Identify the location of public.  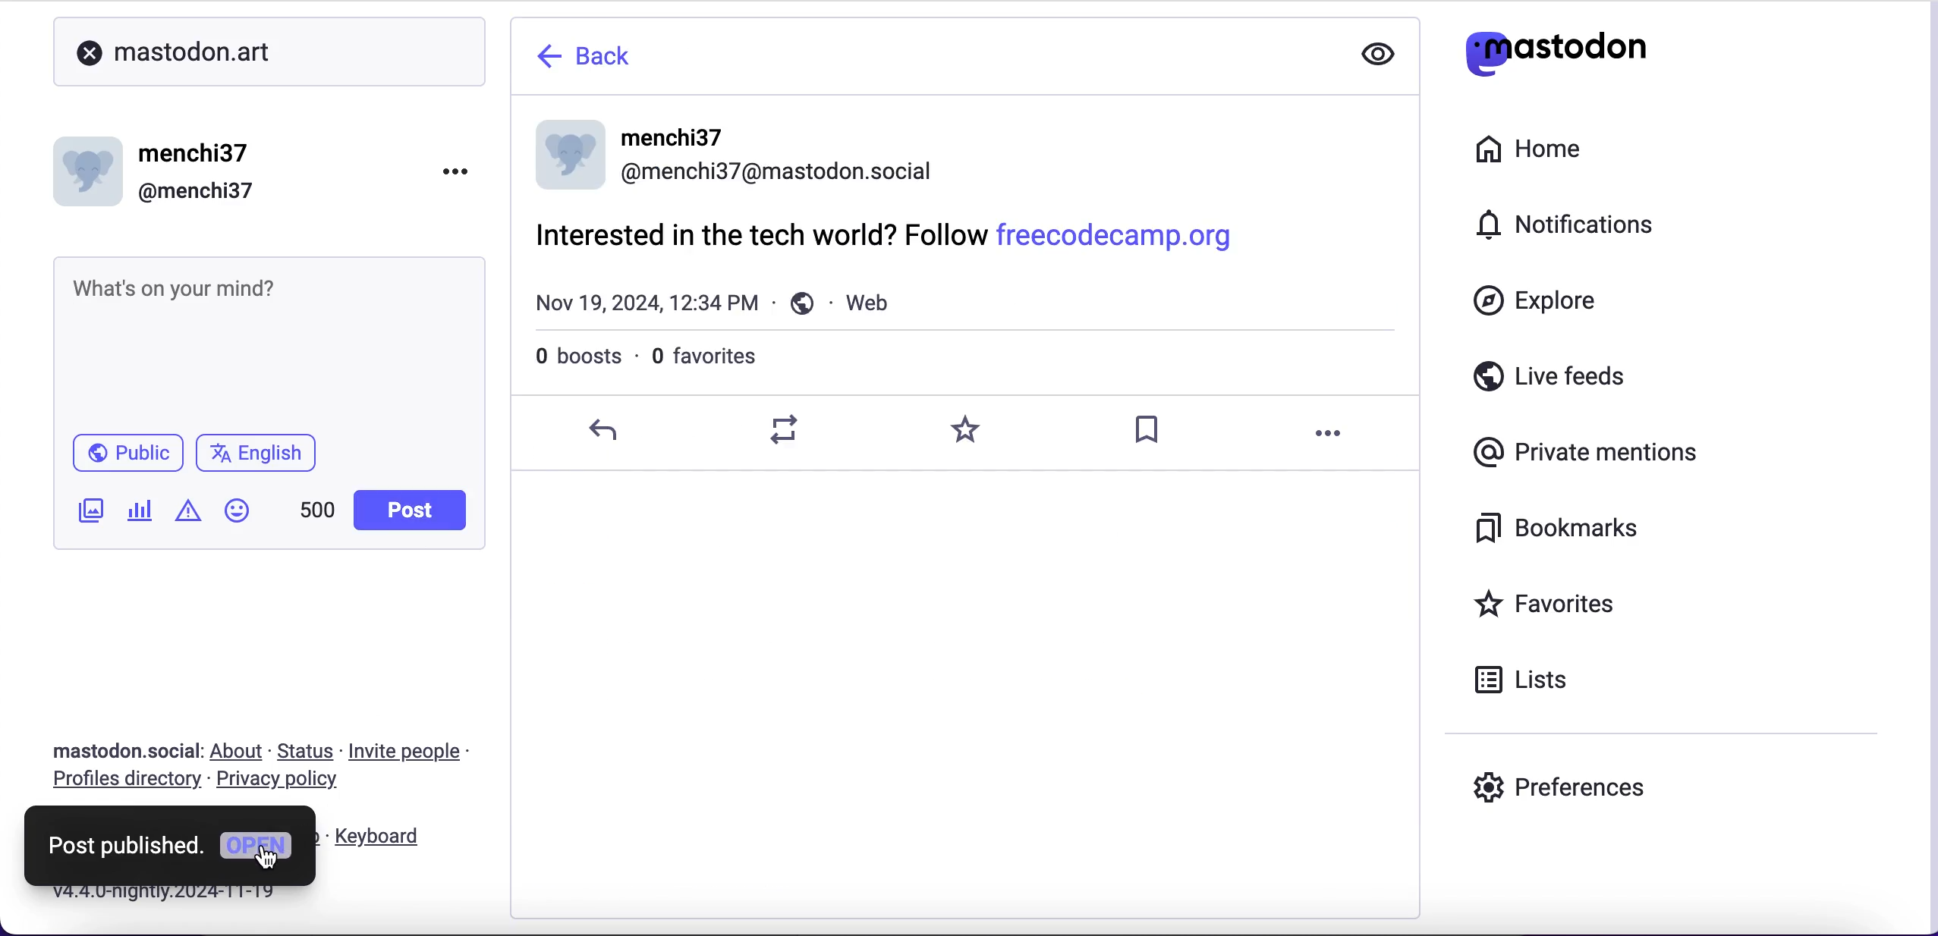
(127, 451).